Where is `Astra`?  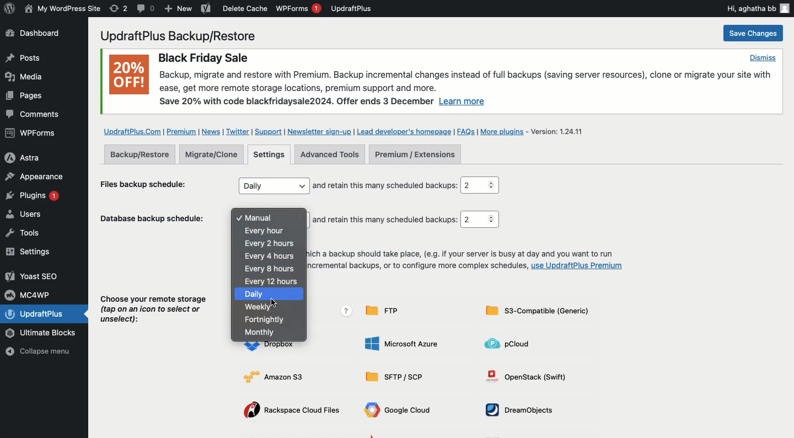
Astra is located at coordinates (31, 157).